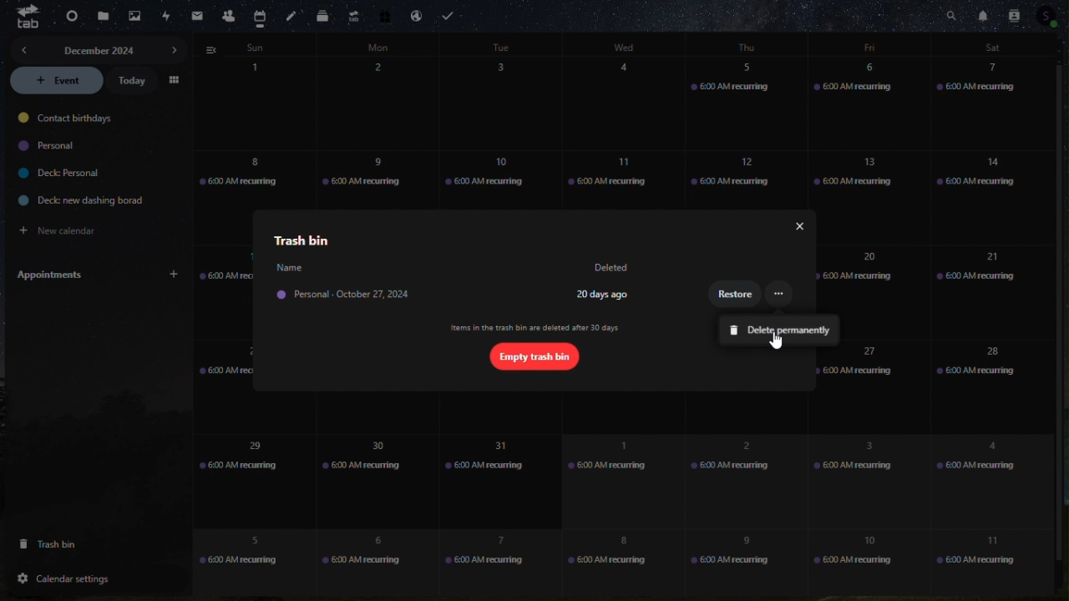 The image size is (1069, 601). What do you see at coordinates (1049, 18) in the screenshot?
I see `Account icon contacts` at bounding box center [1049, 18].